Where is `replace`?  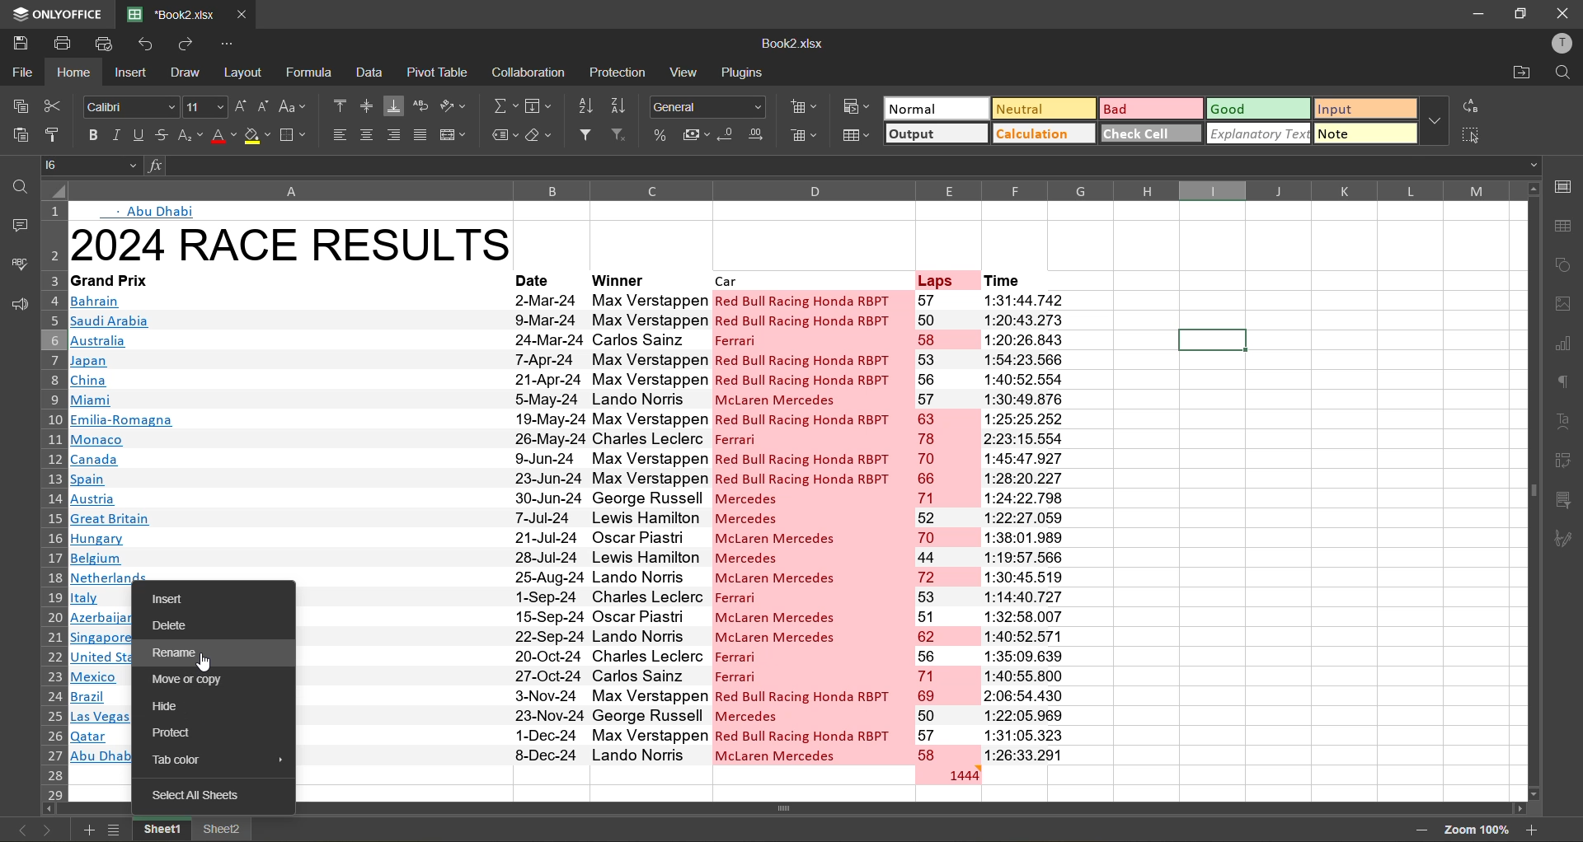
replace is located at coordinates (1469, 105).